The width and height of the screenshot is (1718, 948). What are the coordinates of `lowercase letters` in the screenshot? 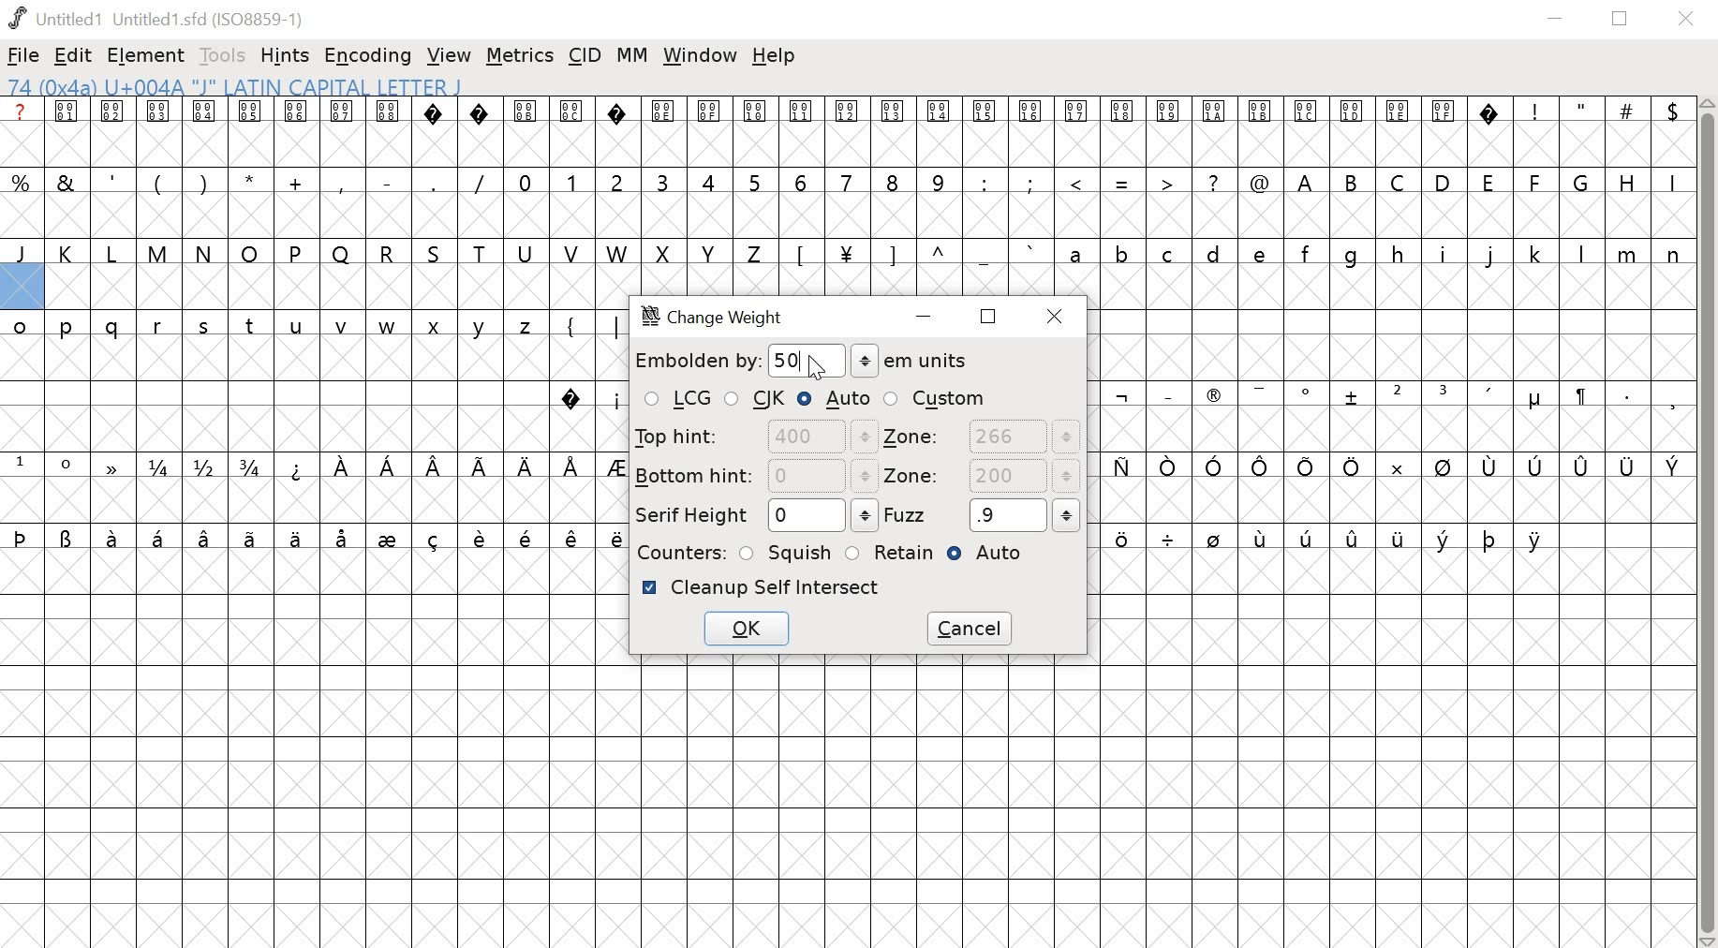 It's located at (277, 329).